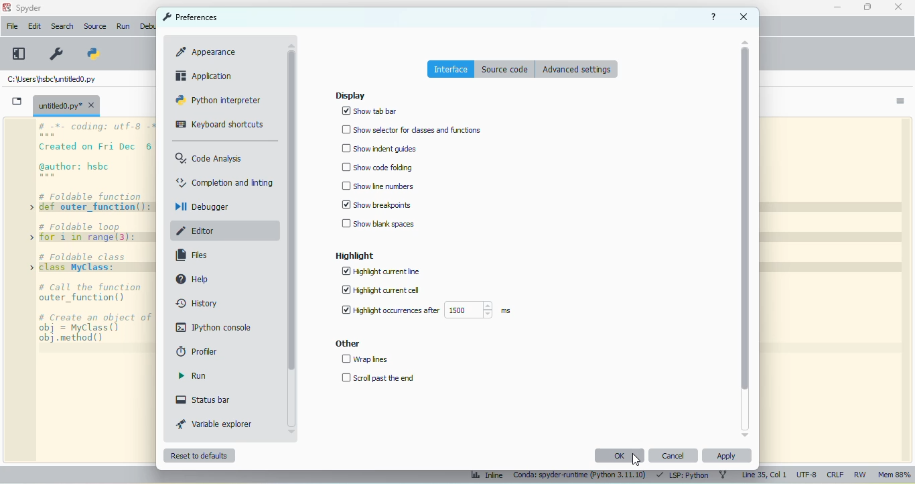 This screenshot has height=484, width=915. Describe the element at coordinates (411, 129) in the screenshot. I see `show selector for classes and functions` at that location.